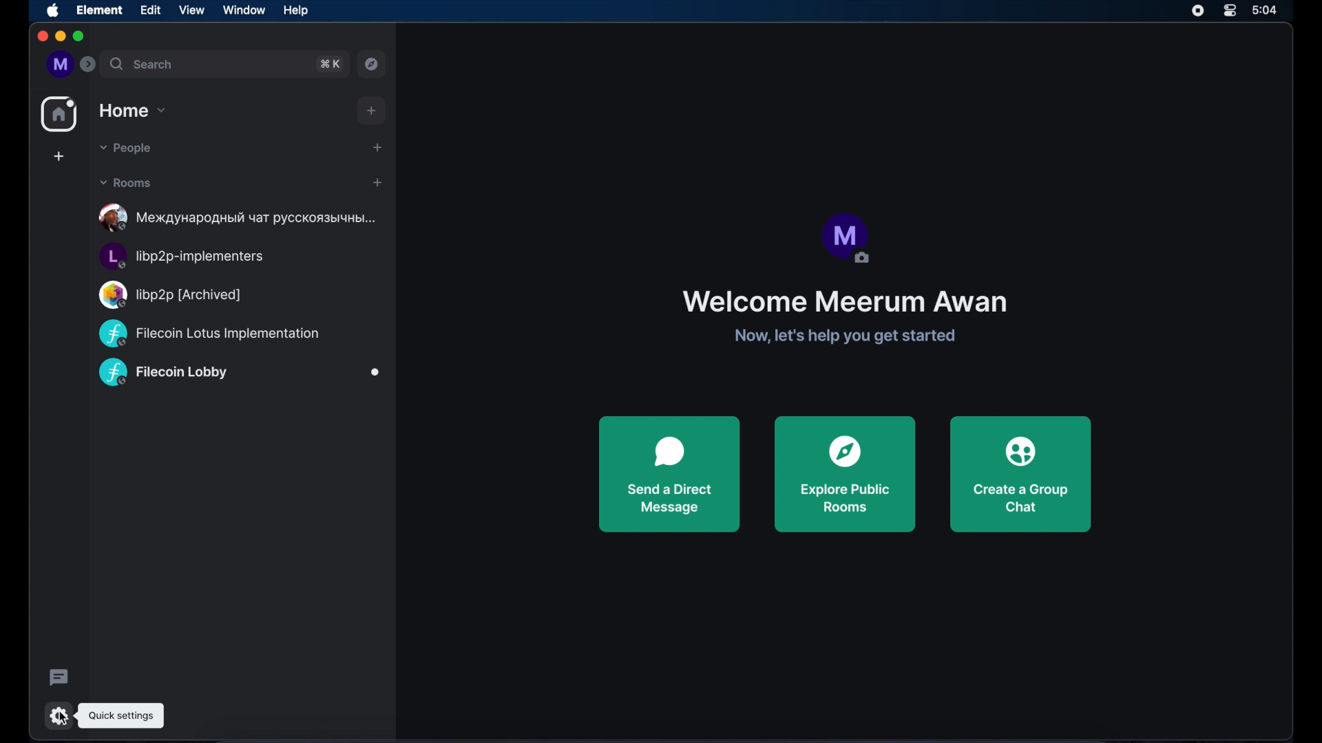  What do you see at coordinates (59, 36) in the screenshot?
I see `minimize` at bounding box center [59, 36].